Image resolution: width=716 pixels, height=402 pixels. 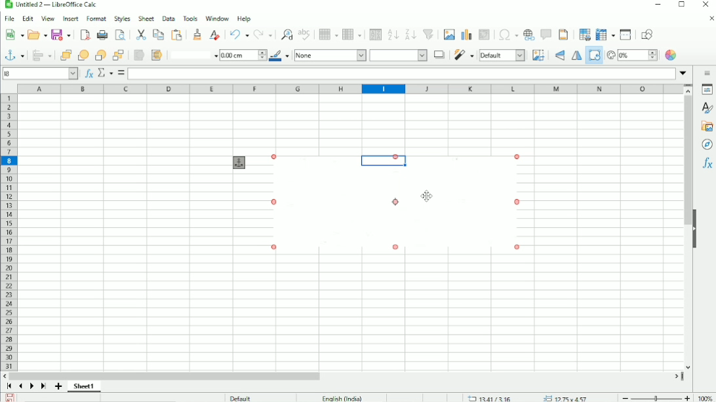 I want to click on Line color, so click(x=279, y=55).